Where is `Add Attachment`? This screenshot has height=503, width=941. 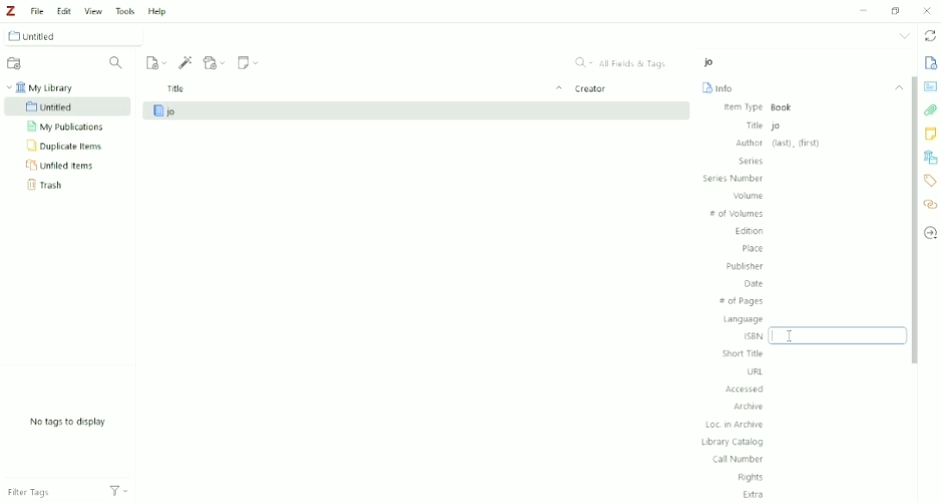
Add Attachment is located at coordinates (215, 62).